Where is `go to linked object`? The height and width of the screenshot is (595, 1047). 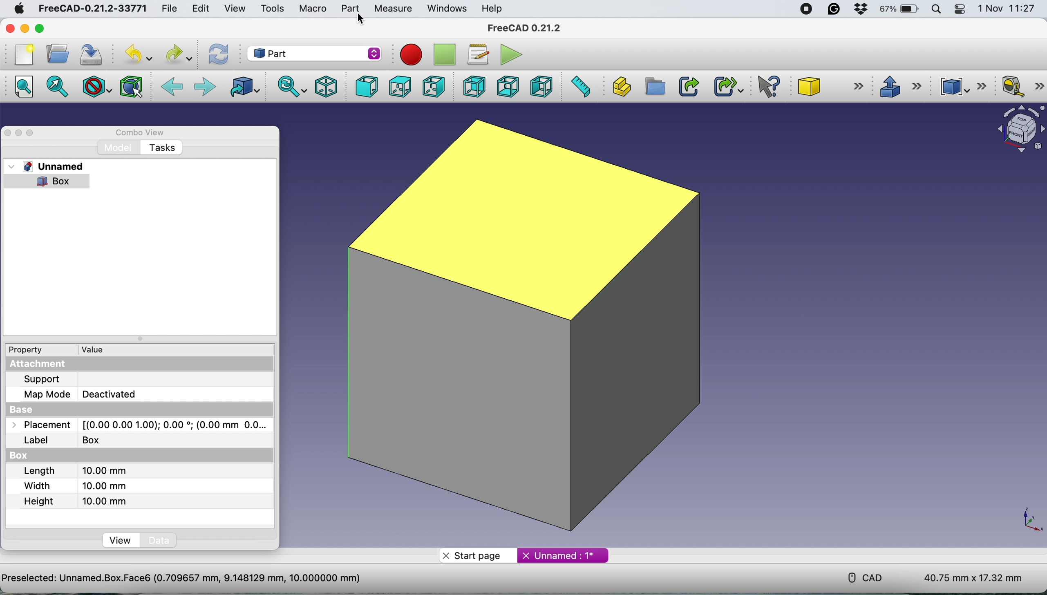 go to linked object is located at coordinates (241, 86).